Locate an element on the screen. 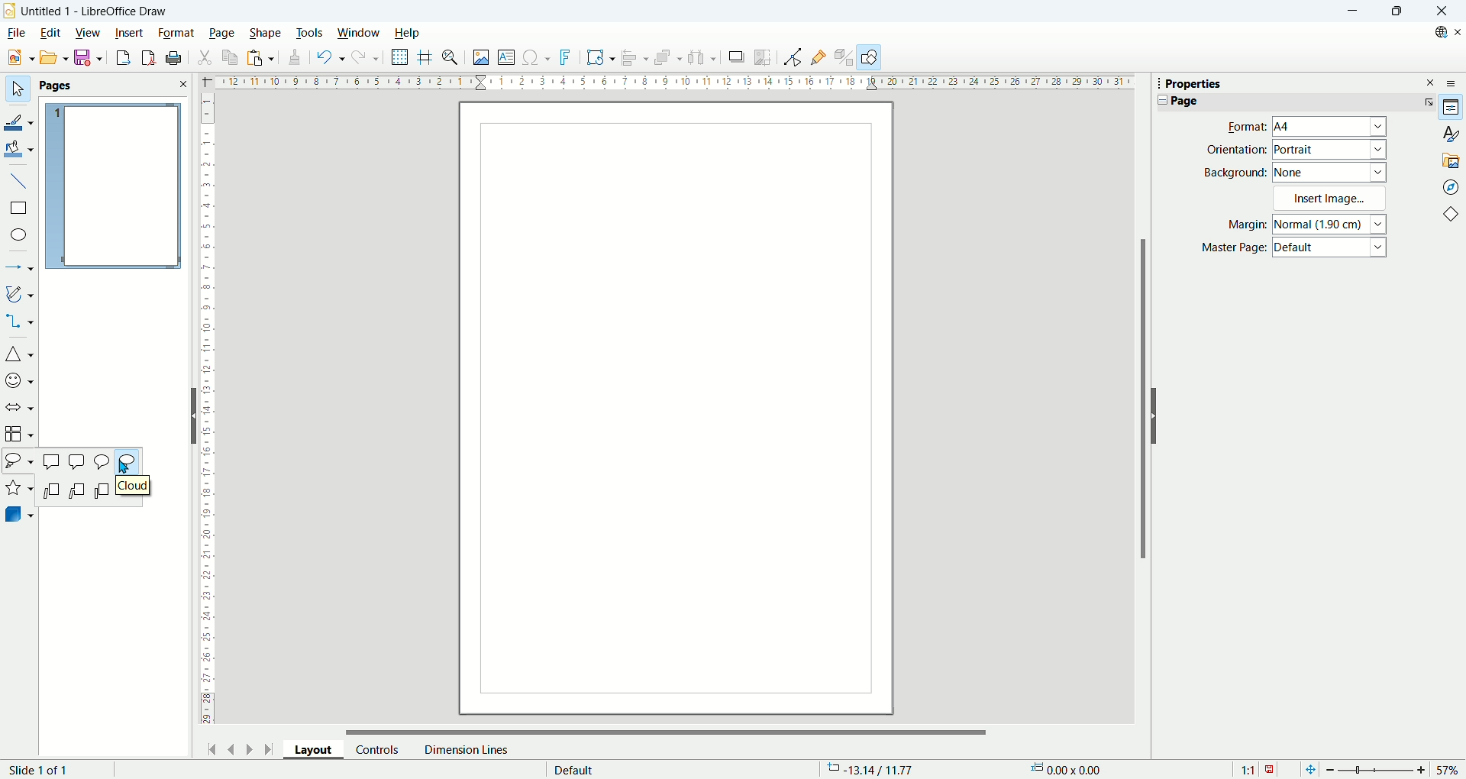 Image resolution: width=1466 pixels, height=779 pixels. undo is located at coordinates (328, 57).